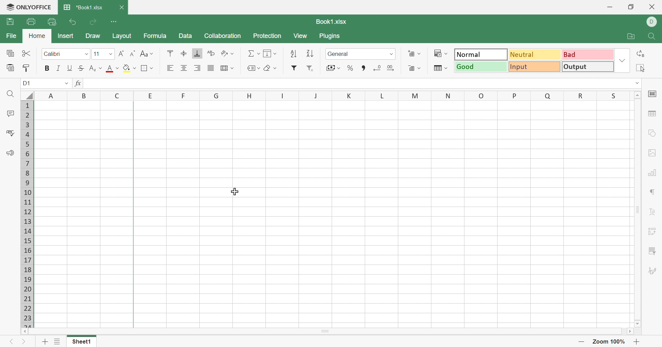  Describe the element at coordinates (127, 68) in the screenshot. I see `Fill color` at that location.